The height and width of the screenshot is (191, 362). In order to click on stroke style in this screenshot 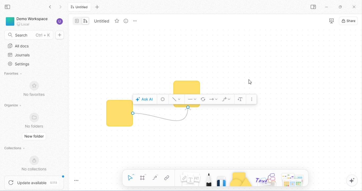, I will do `click(162, 99)`.